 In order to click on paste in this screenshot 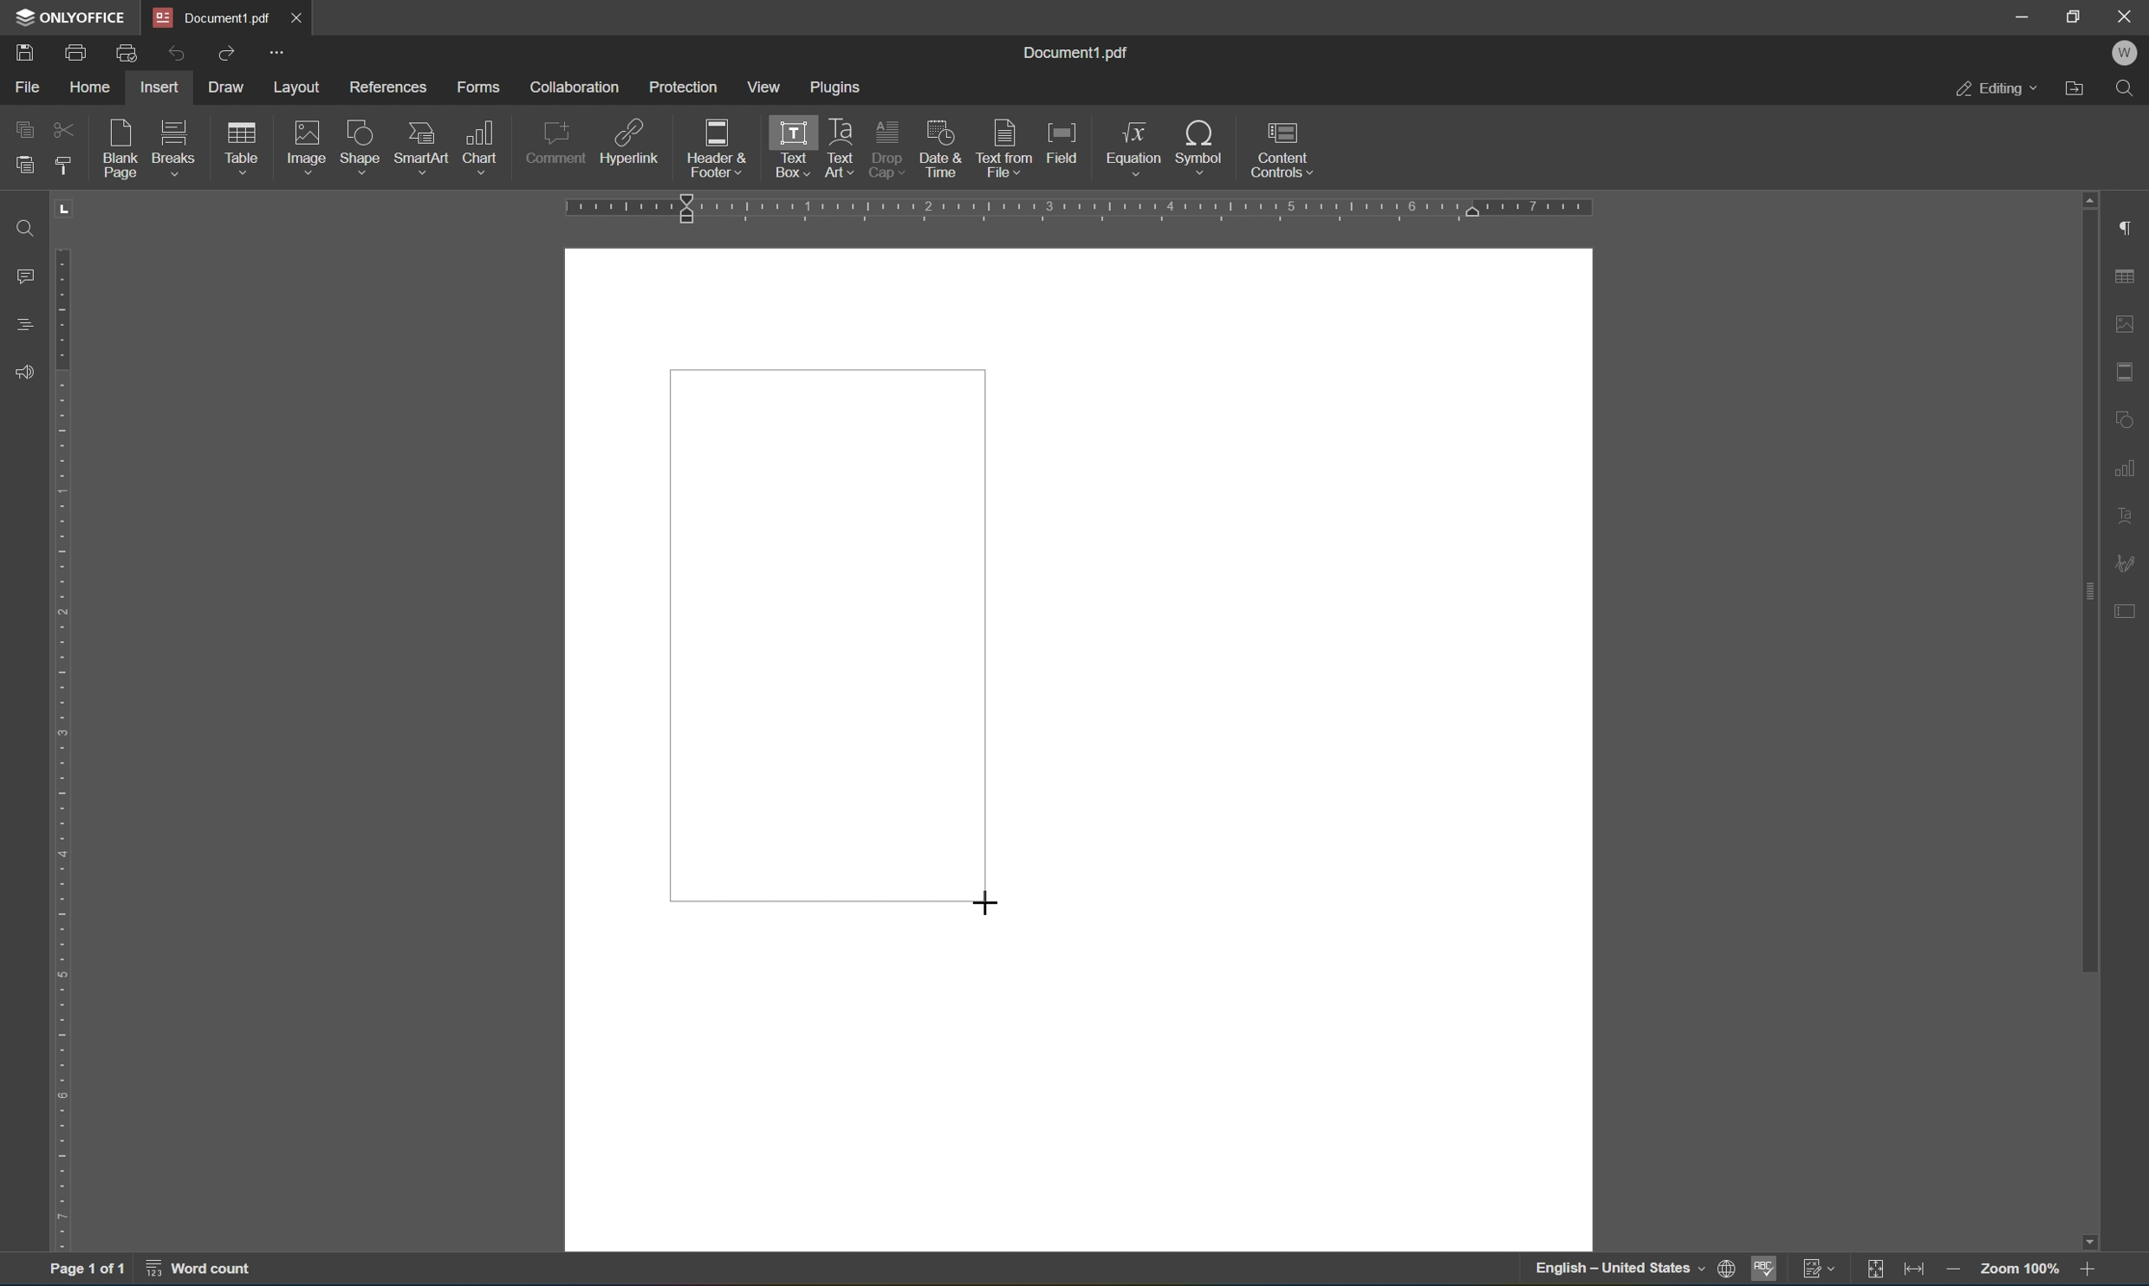, I will do `click(20, 166)`.